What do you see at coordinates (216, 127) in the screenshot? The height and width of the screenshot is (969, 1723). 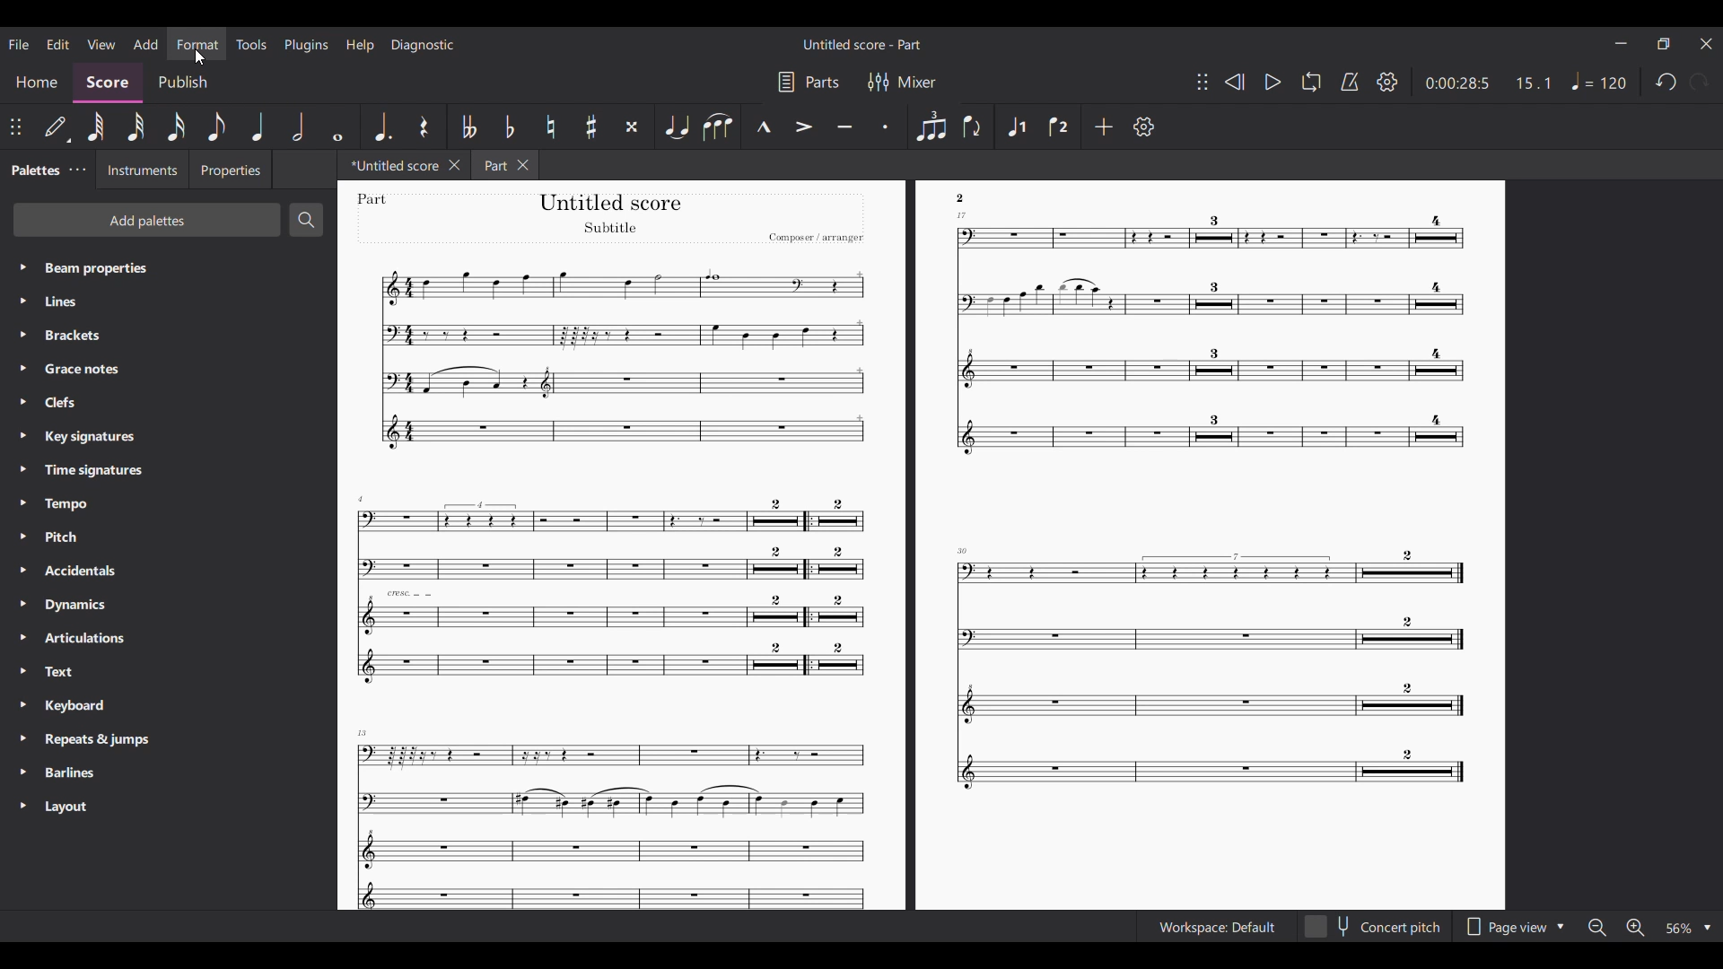 I see `8th note` at bounding box center [216, 127].